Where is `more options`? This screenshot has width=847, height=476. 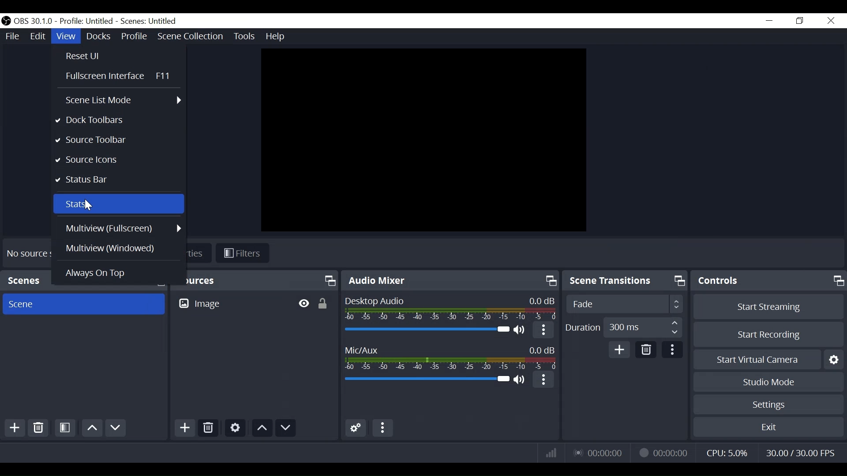 more options is located at coordinates (671, 351).